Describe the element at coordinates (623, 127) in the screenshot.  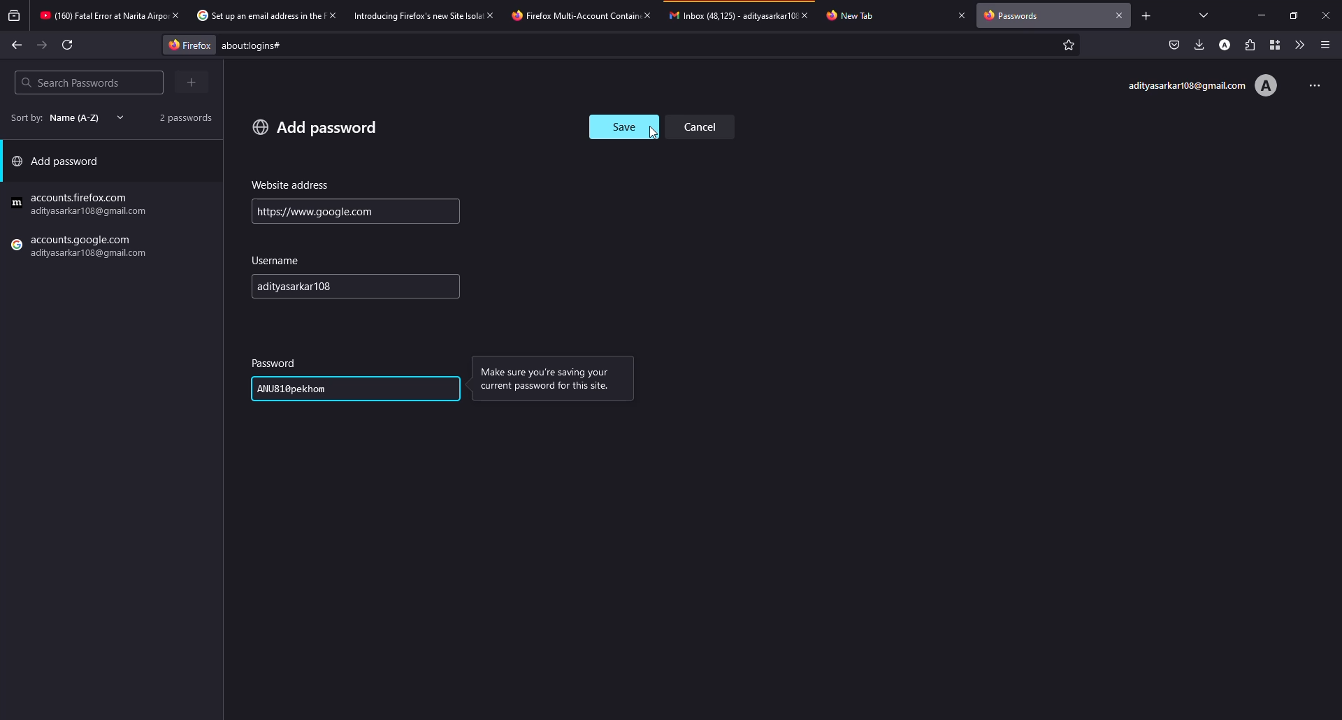
I see `save` at that location.